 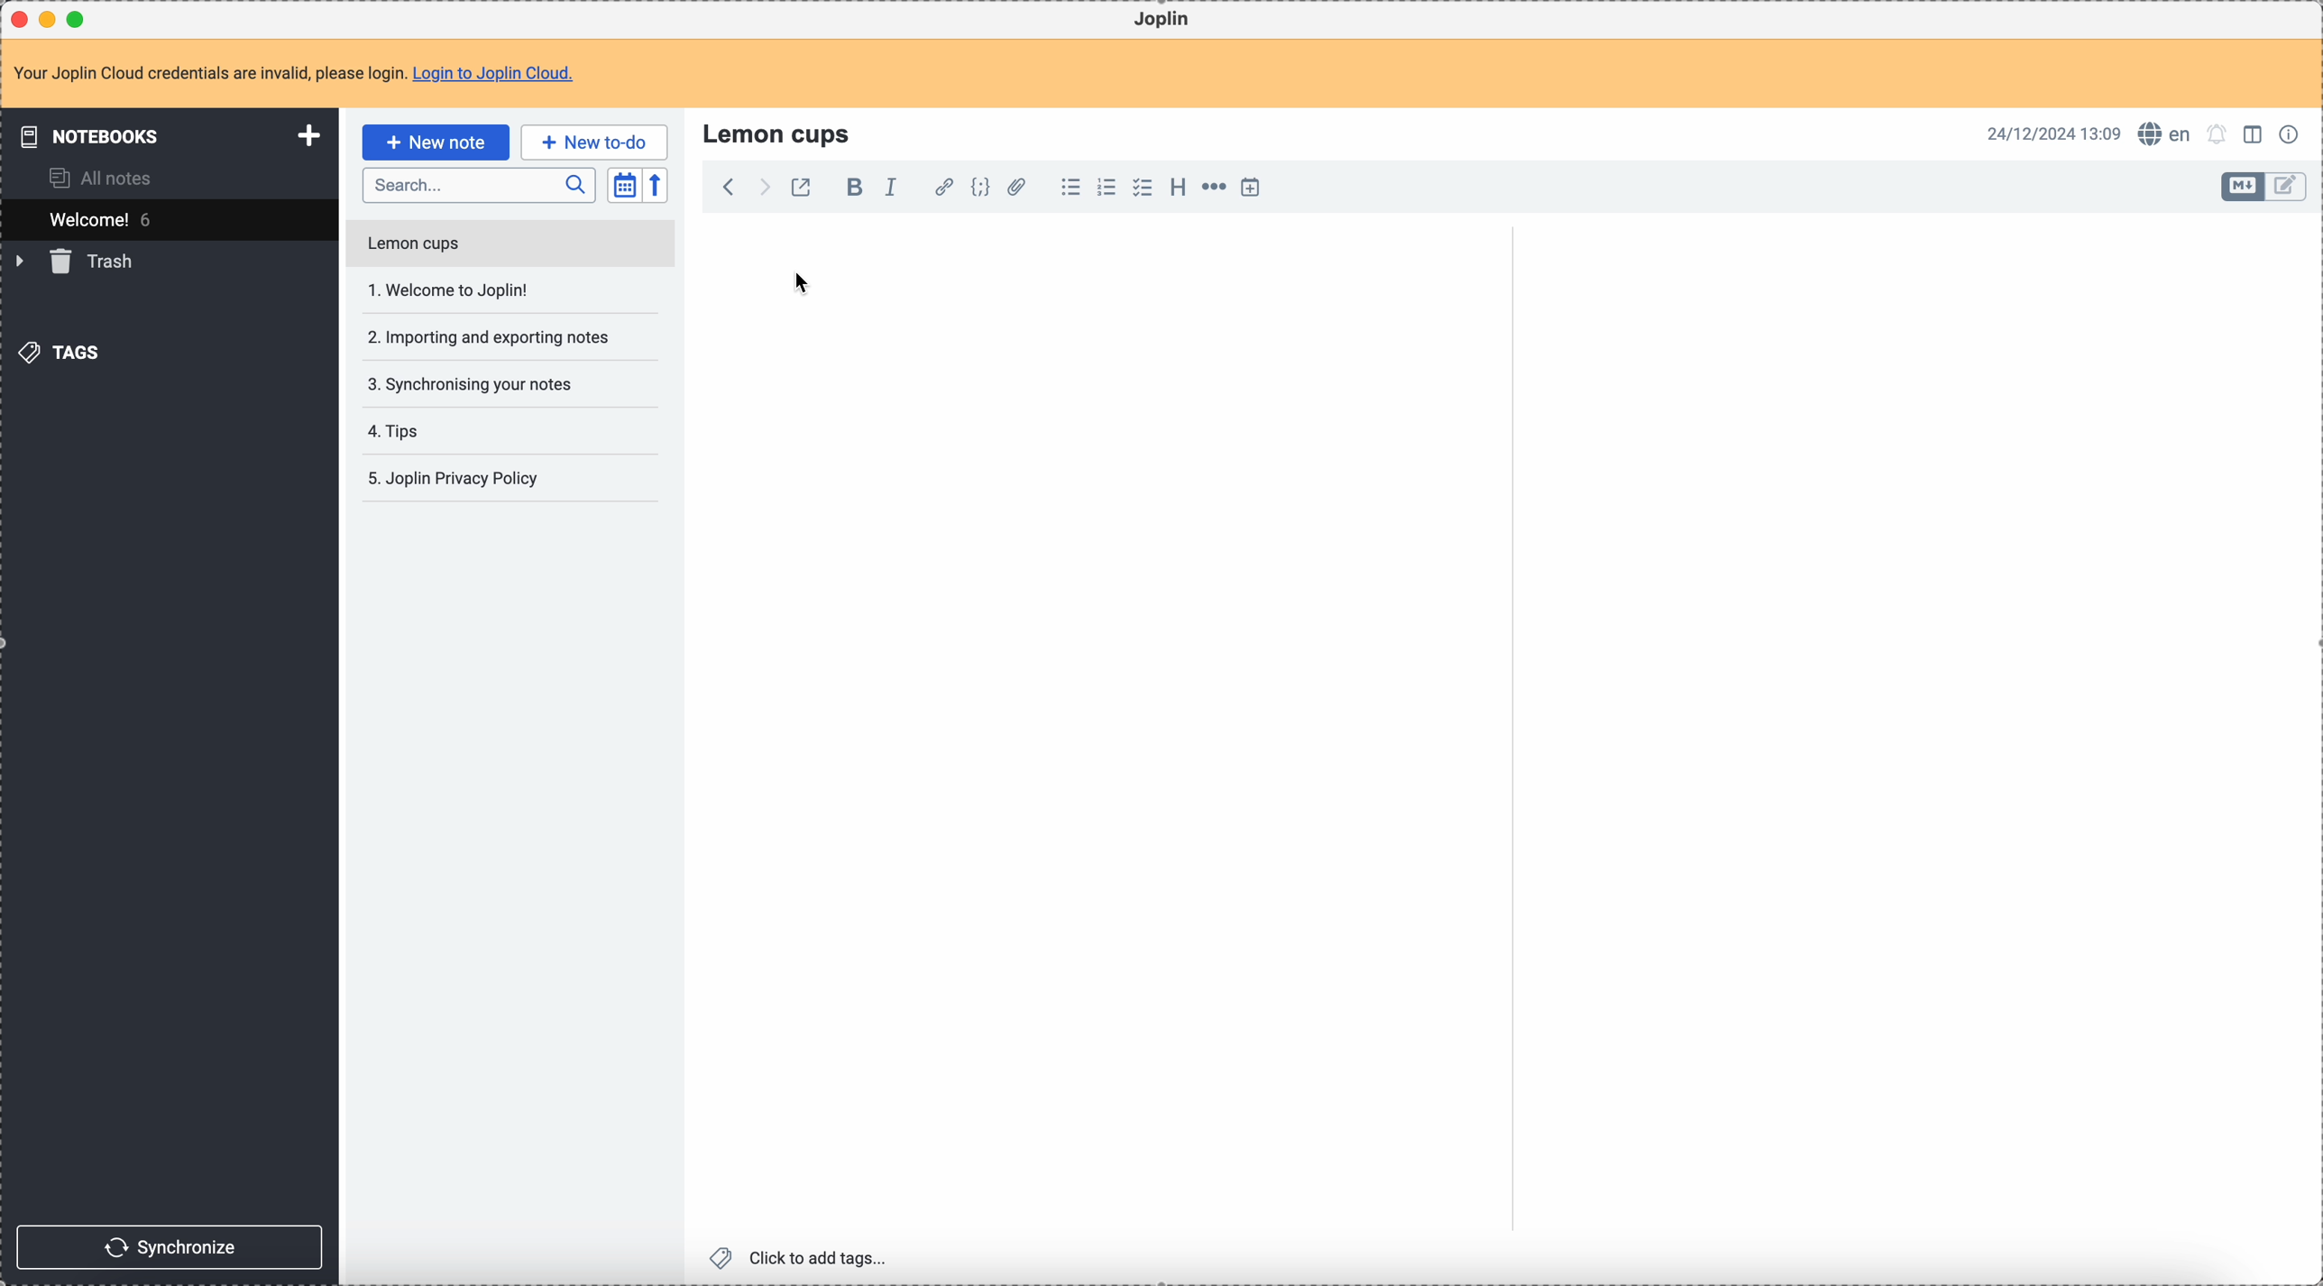 I want to click on toggle edit layout, so click(x=2255, y=133).